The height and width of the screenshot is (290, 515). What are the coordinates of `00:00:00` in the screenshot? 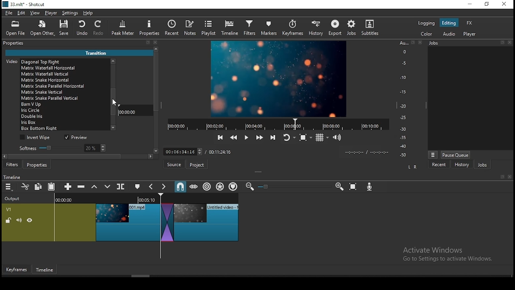 It's located at (129, 112).